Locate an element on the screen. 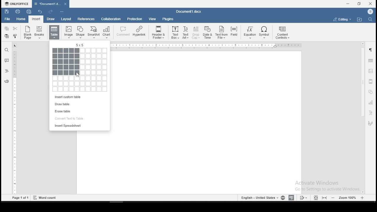  charts settings is located at coordinates (371, 102).